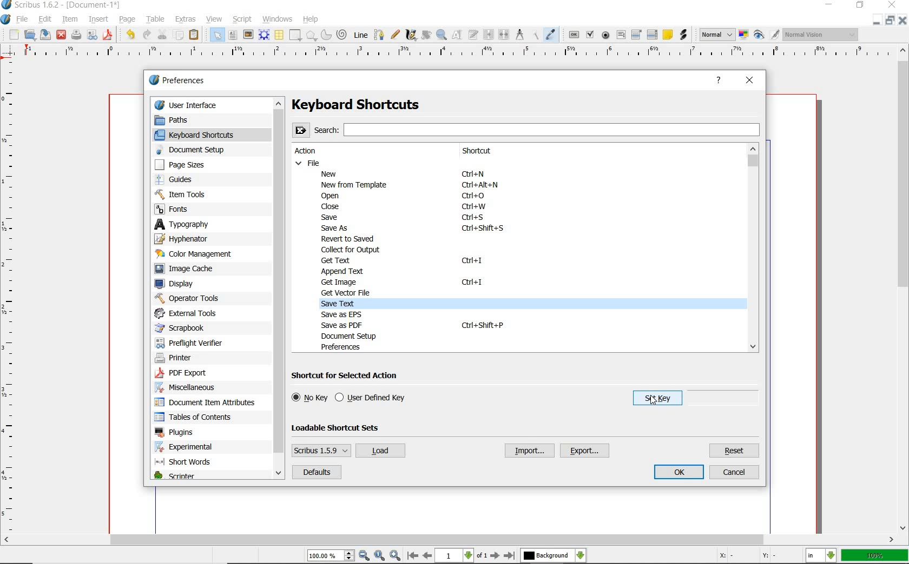 The width and height of the screenshot is (909, 564). Describe the element at coordinates (190, 389) in the screenshot. I see `miscellaneous` at that location.